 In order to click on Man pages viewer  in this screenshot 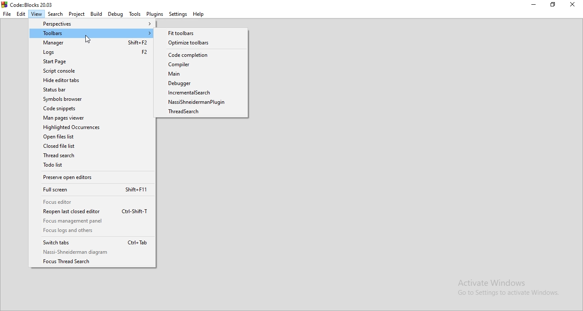, I will do `click(91, 117)`.